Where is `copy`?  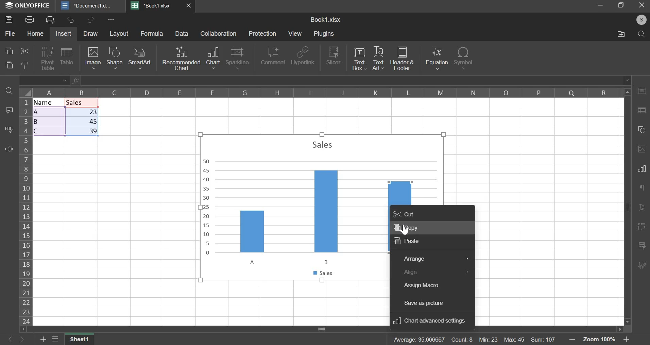 copy is located at coordinates (408, 228).